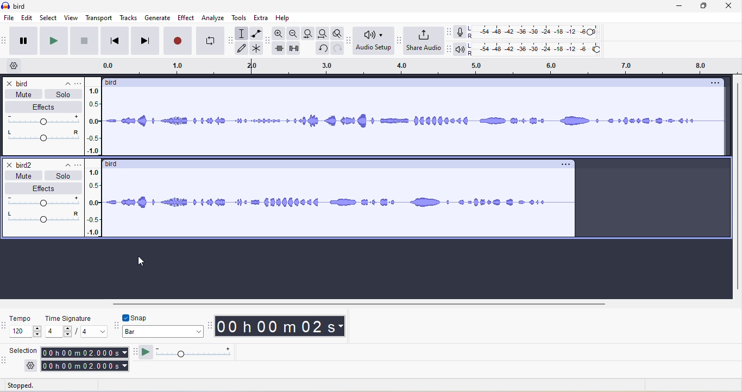  I want to click on zoom toggle, so click(336, 33).